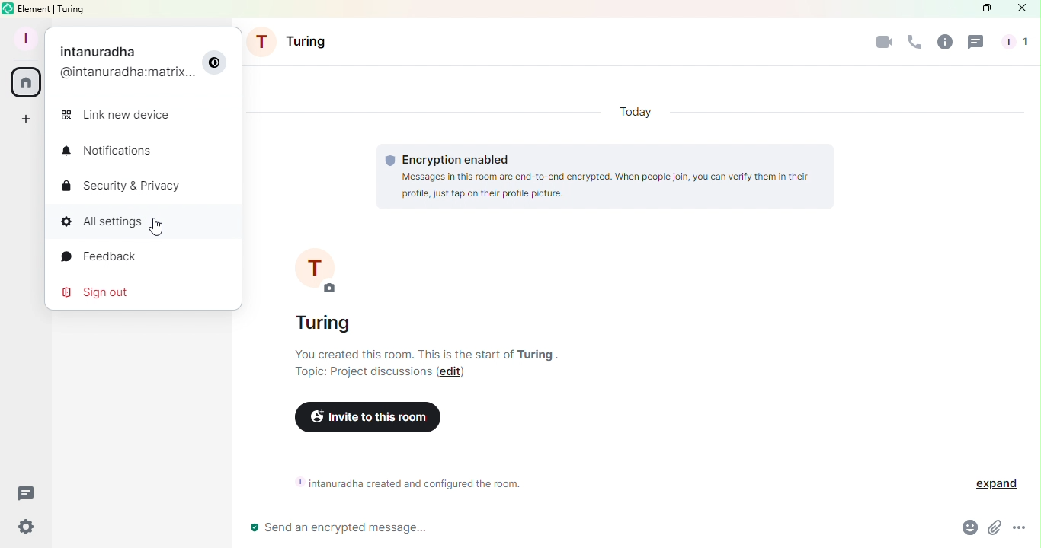 This screenshot has width=1041, height=548. What do you see at coordinates (155, 228) in the screenshot?
I see `Pointer` at bounding box center [155, 228].